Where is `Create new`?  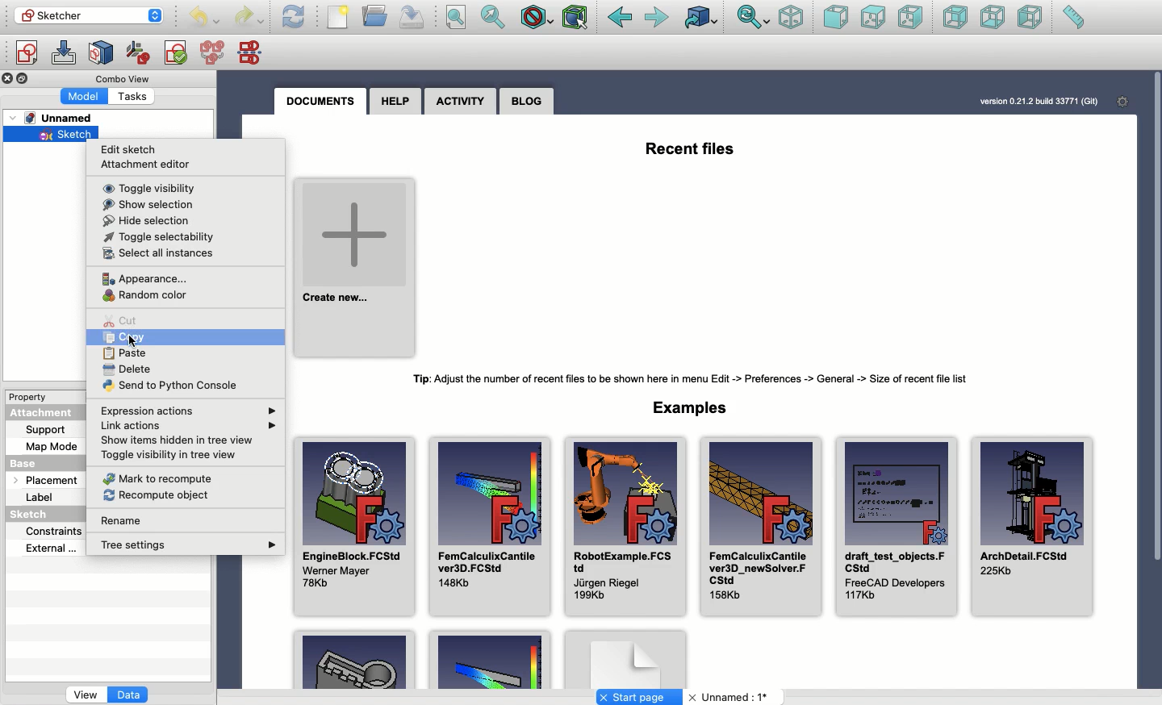
Create new is located at coordinates (356, 264).